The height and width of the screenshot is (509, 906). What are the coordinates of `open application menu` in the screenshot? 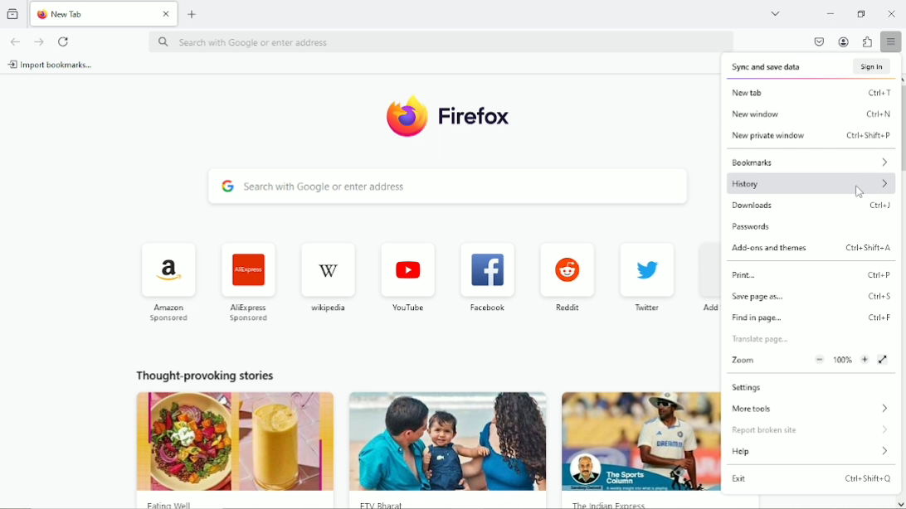 It's located at (889, 41).